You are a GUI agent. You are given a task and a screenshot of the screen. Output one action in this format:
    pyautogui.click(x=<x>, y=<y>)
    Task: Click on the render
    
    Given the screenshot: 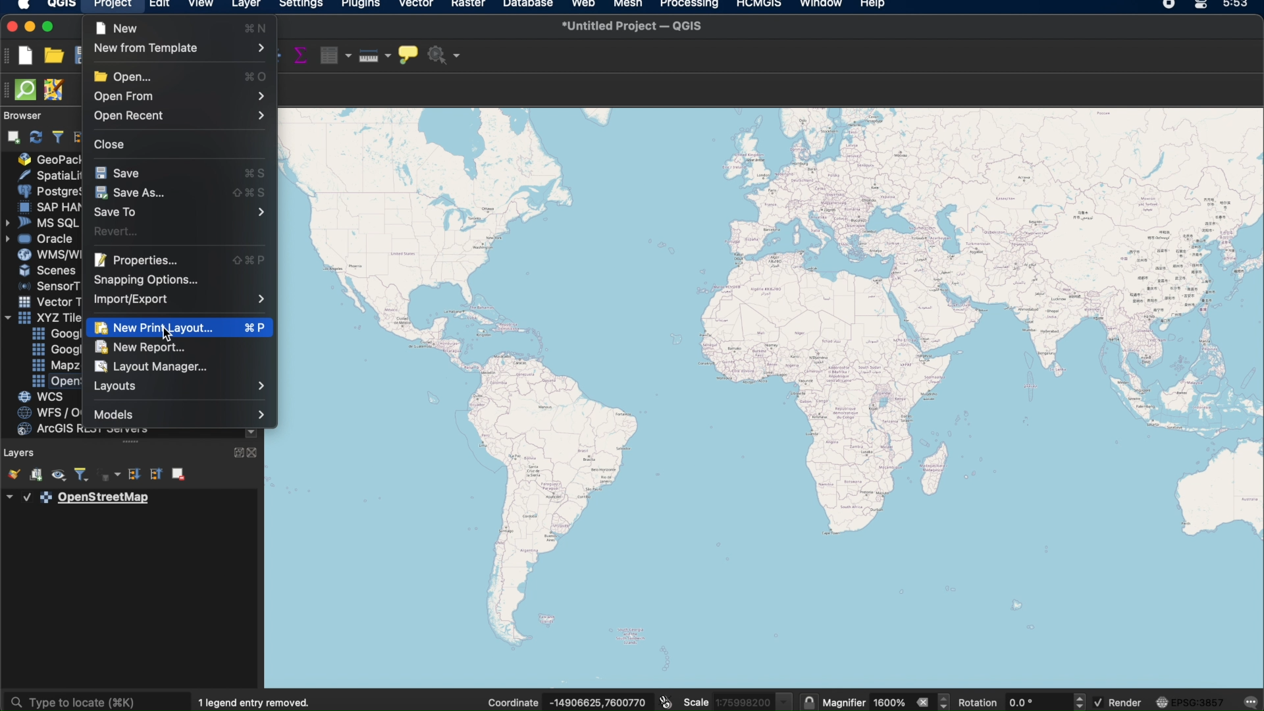 What is the action you would take?
    pyautogui.click(x=1119, y=702)
    